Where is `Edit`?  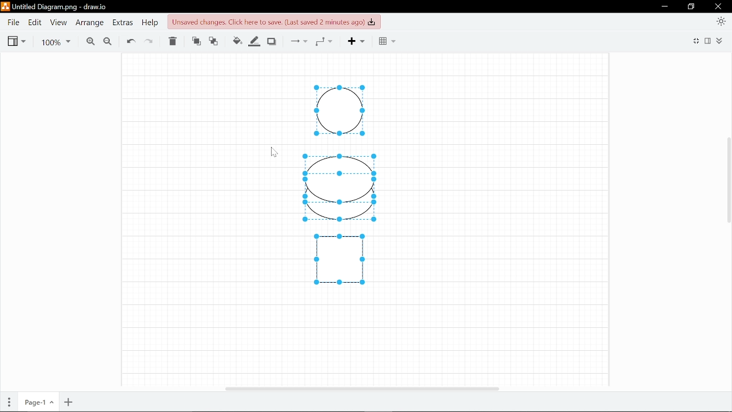 Edit is located at coordinates (34, 22).